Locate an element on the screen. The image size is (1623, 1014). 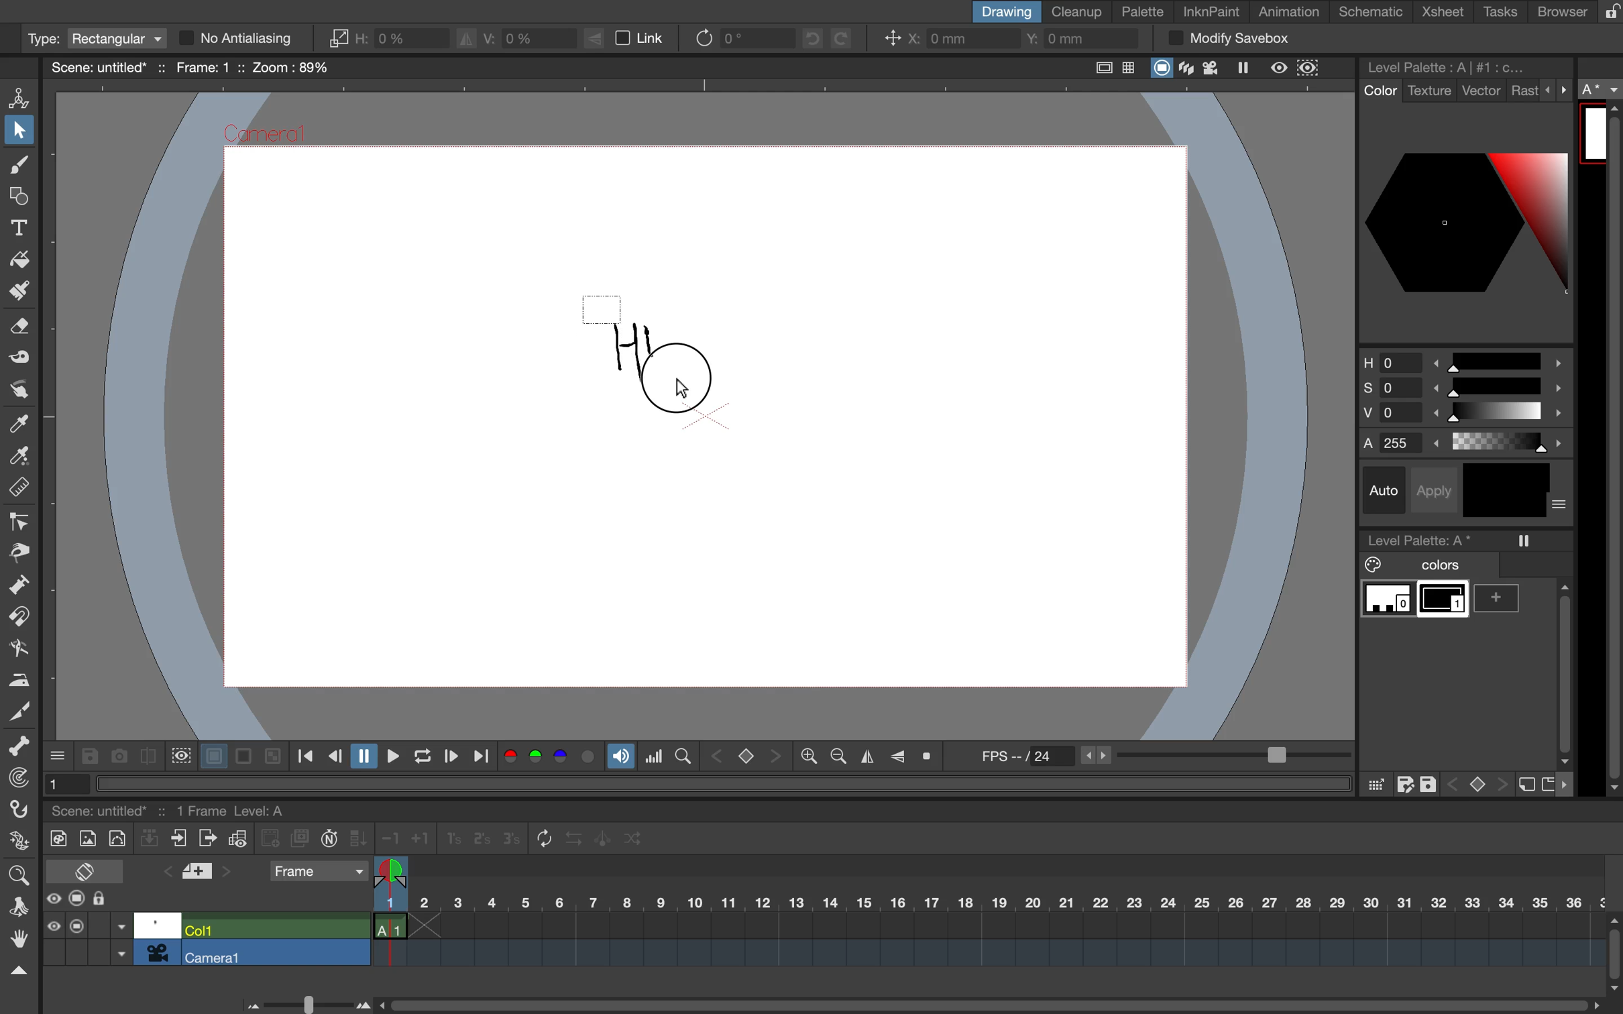
safe area is located at coordinates (1100, 65).